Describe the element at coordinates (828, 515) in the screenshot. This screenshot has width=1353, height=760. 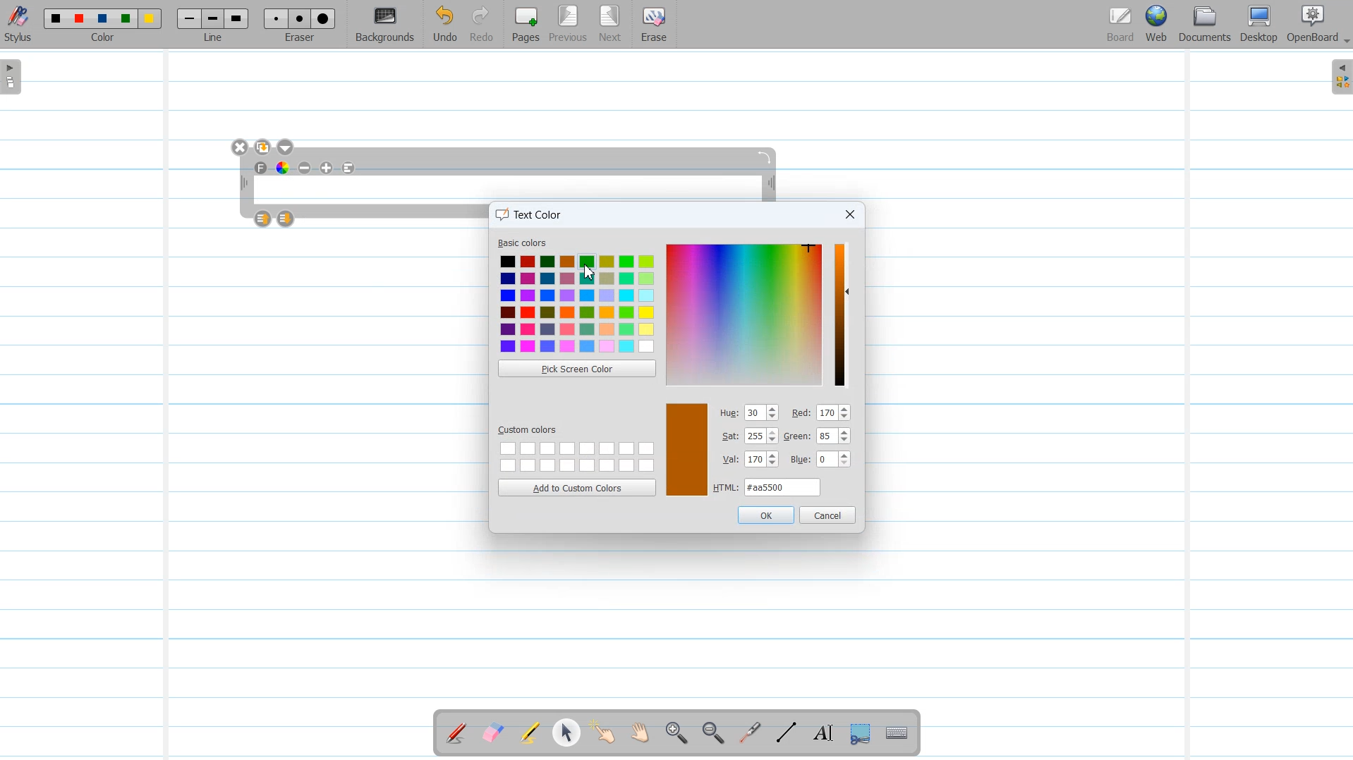
I see `Cancel` at that location.